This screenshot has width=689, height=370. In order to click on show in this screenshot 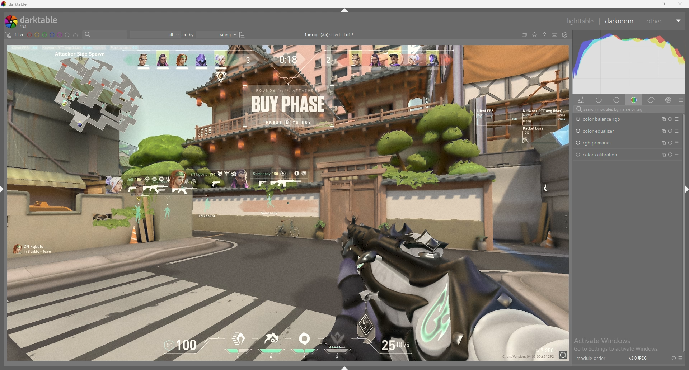, I will do `click(345, 368)`.